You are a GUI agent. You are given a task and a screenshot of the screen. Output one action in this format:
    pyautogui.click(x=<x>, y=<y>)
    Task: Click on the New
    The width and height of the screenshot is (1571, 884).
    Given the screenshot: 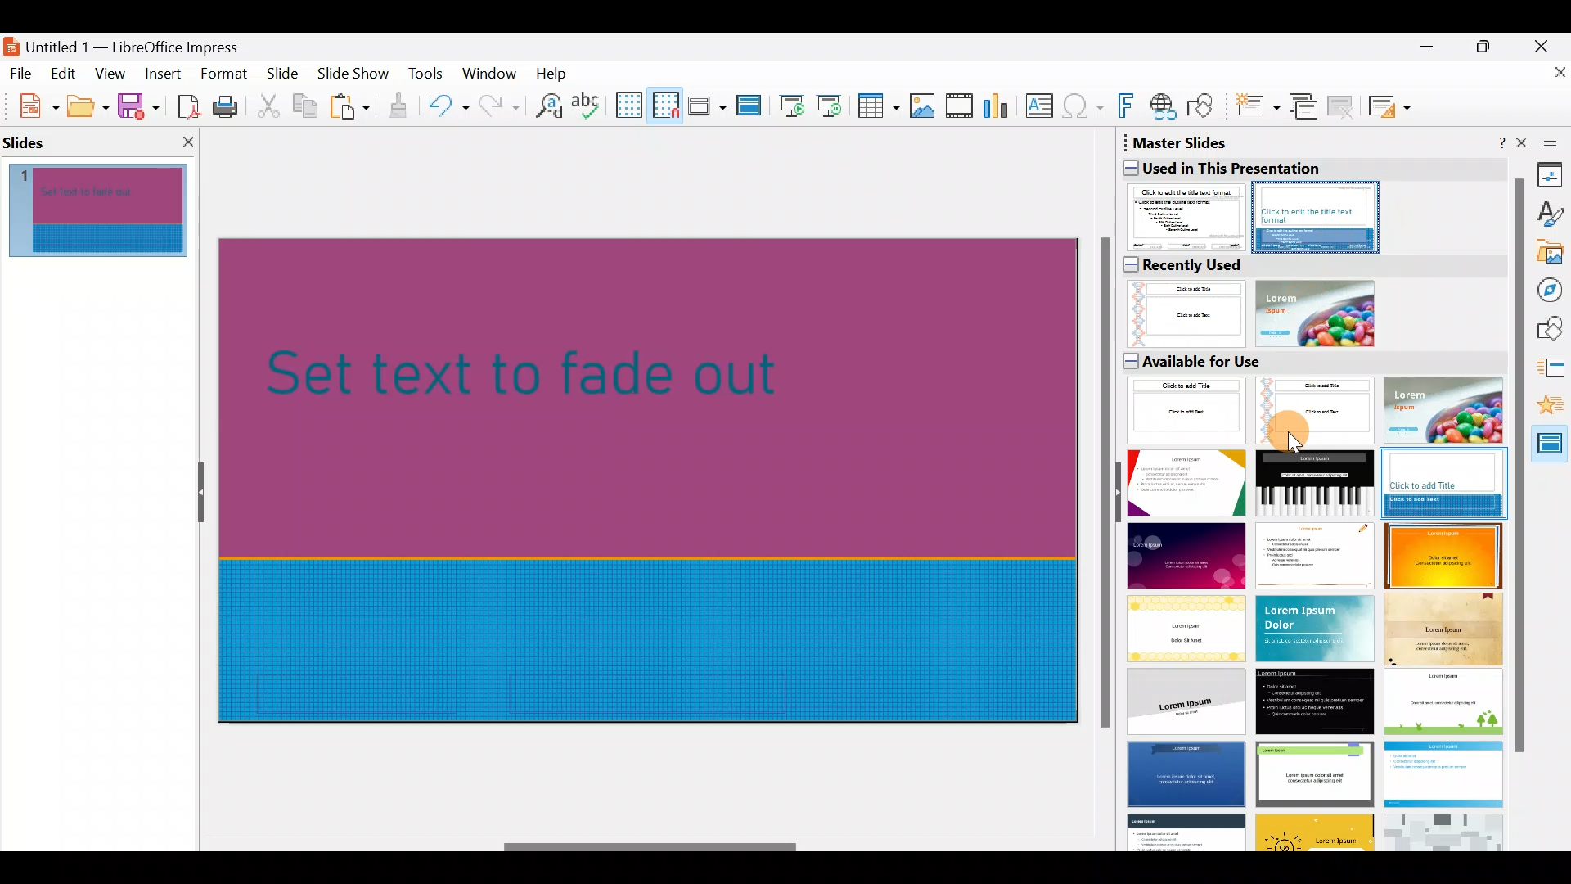 What is the action you would take?
    pyautogui.click(x=30, y=104)
    